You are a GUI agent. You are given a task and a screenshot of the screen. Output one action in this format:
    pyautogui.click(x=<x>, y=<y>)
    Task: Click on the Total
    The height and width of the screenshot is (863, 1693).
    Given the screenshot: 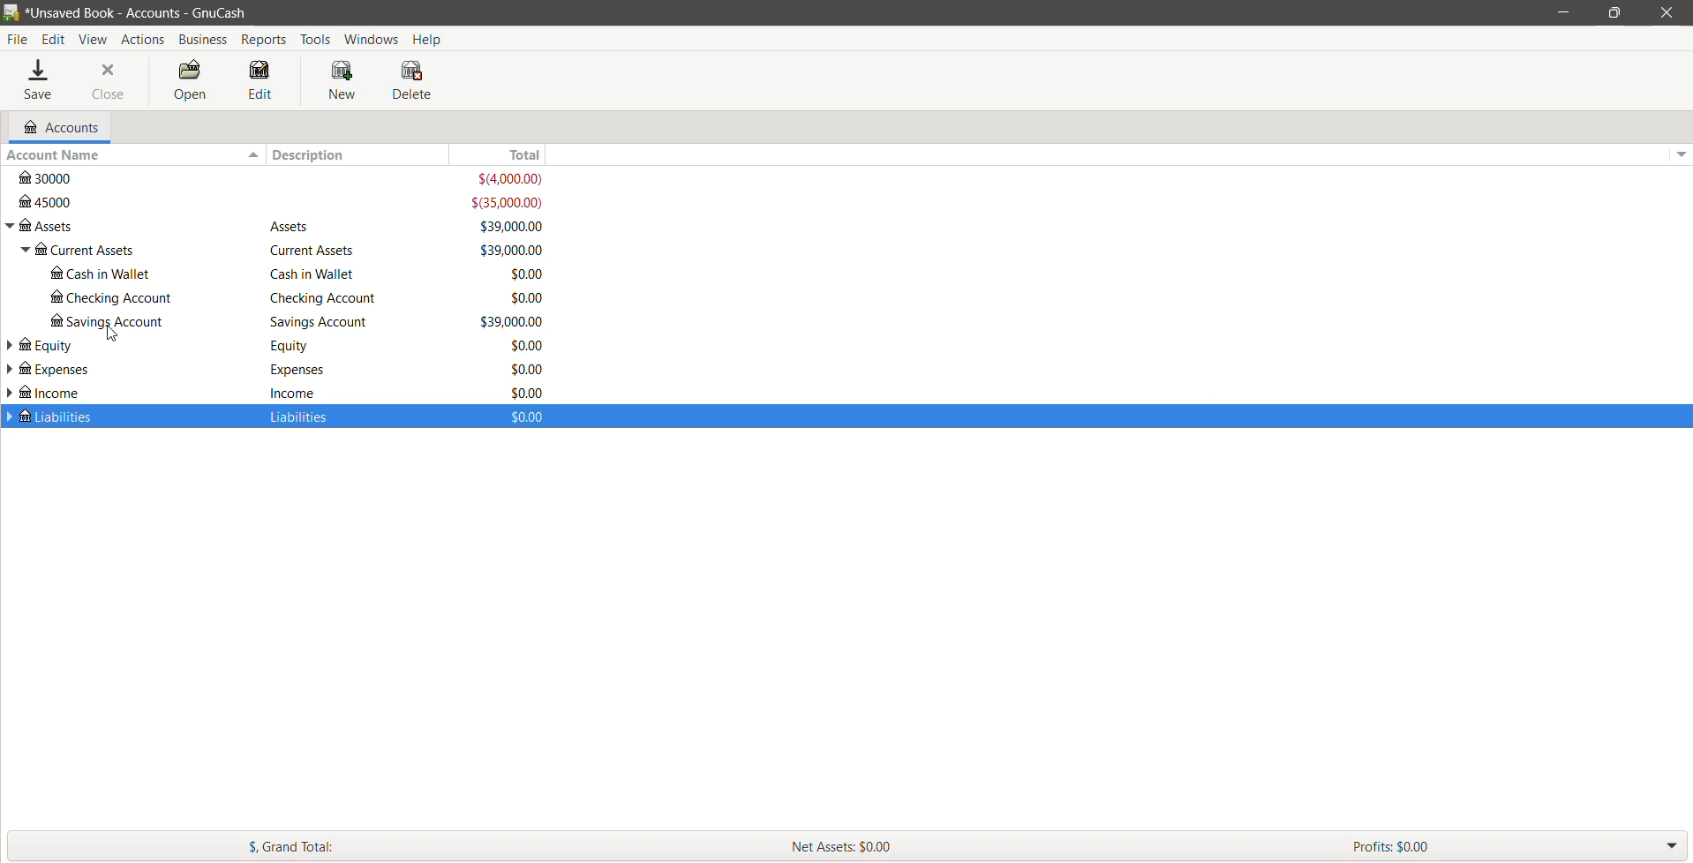 What is the action you would take?
    pyautogui.click(x=1060, y=154)
    